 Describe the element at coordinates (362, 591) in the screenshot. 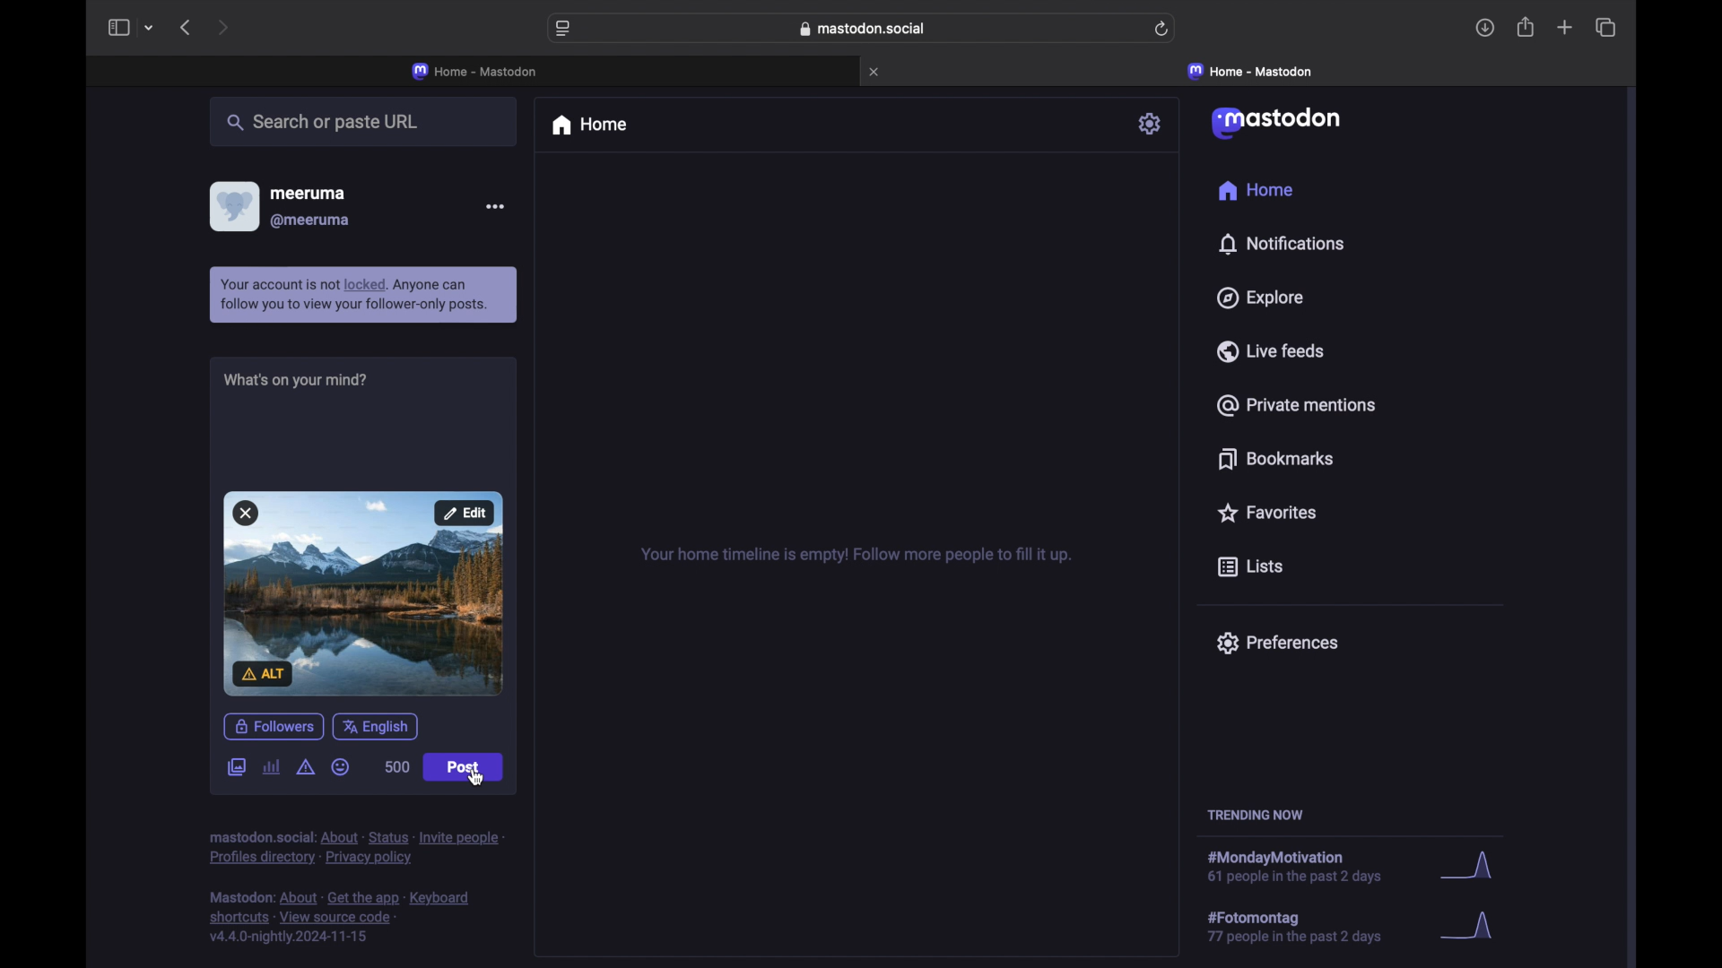

I see `image` at that location.